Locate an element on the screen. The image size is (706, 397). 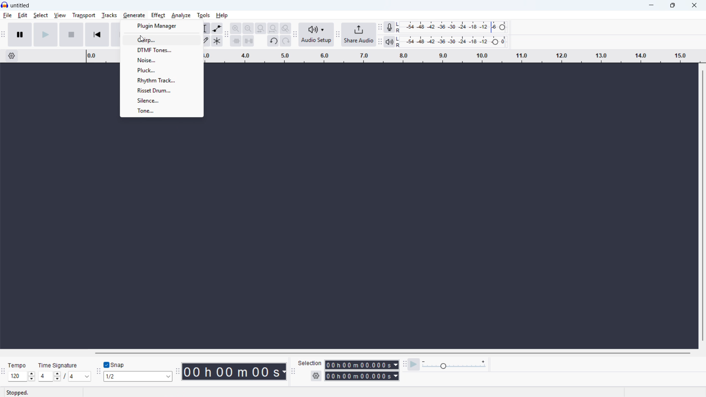
Silence audio selection  is located at coordinates (248, 40).